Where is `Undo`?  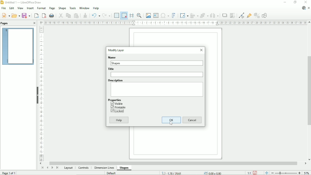
Undo is located at coordinates (95, 15).